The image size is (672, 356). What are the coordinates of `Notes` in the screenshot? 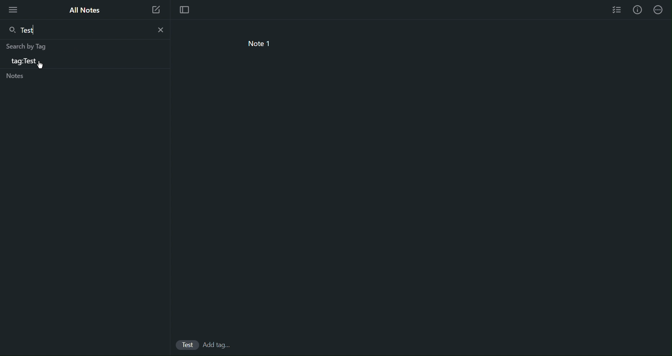 It's located at (15, 76).